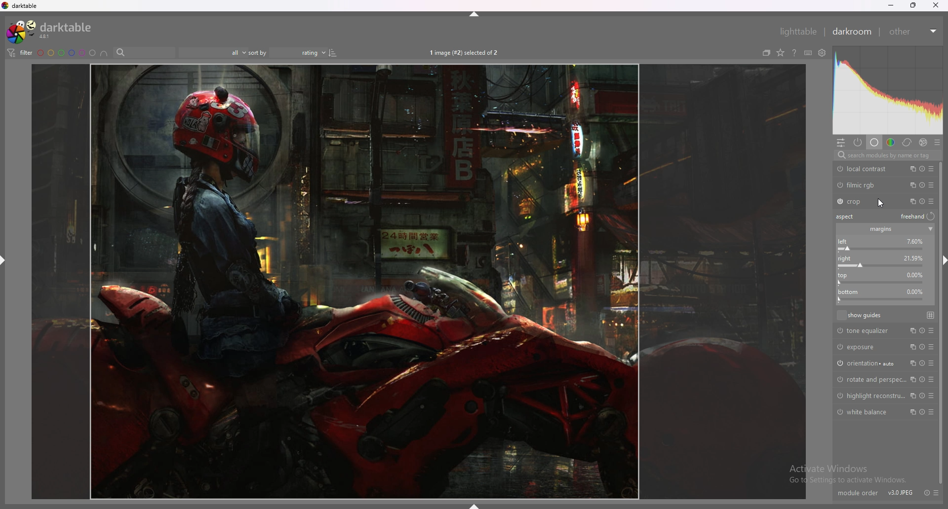 This screenshot has width=948, height=509. Describe the element at coordinates (921, 396) in the screenshot. I see `reset` at that location.